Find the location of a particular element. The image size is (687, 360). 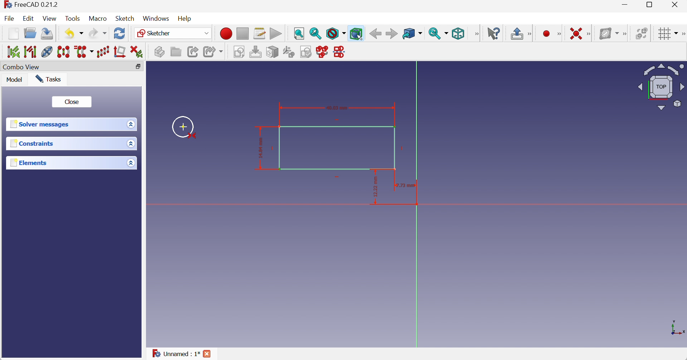

Solver messages is located at coordinates (41, 124).